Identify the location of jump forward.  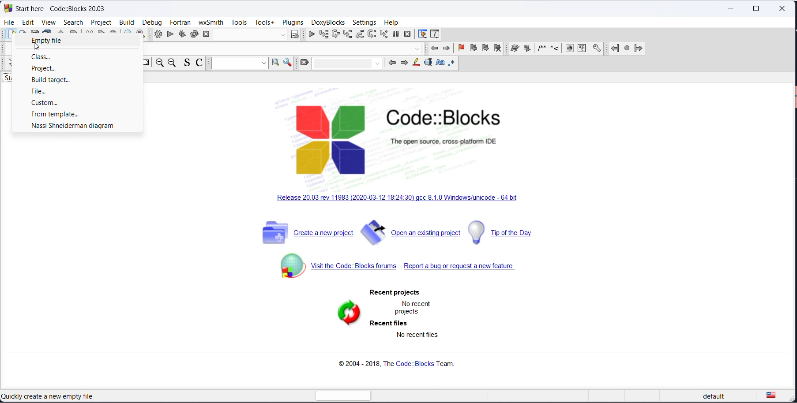
(639, 50).